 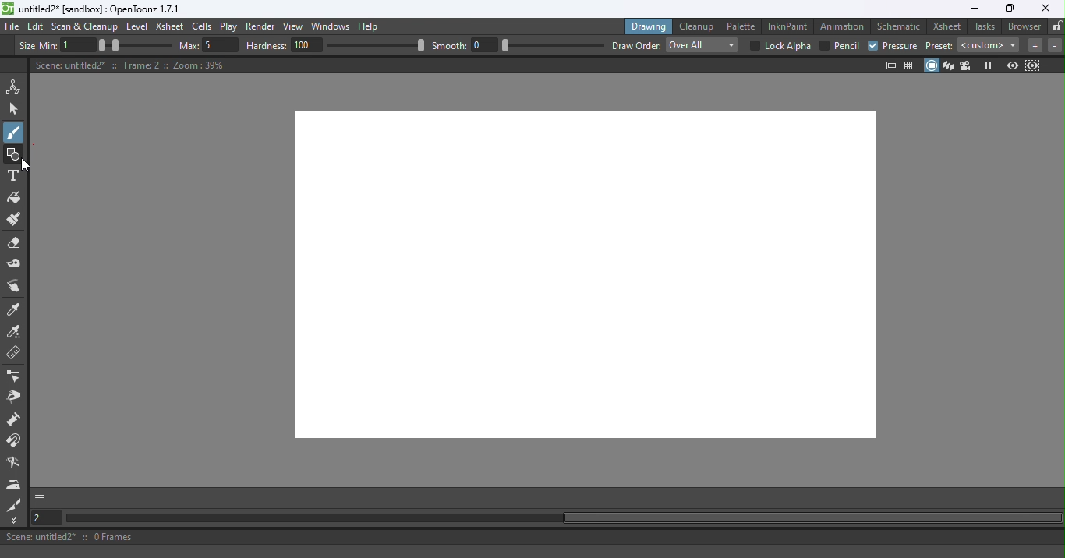 I want to click on Xsheet, so click(x=949, y=26).